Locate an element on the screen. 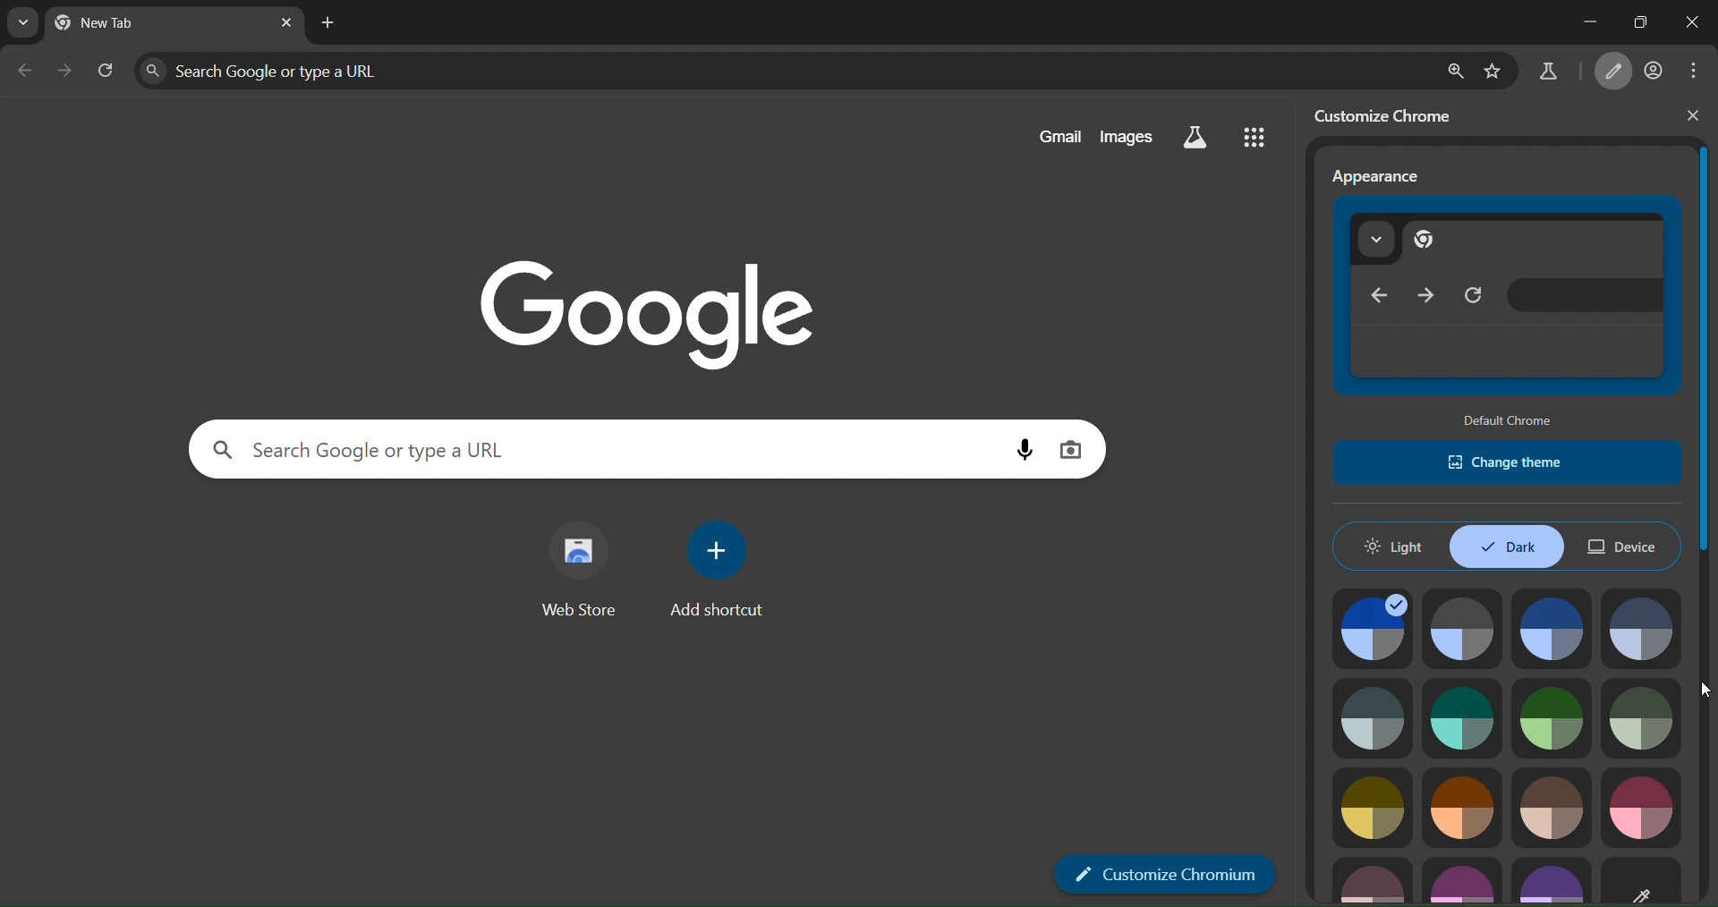 This screenshot has width=1718, height=907. theme is located at coordinates (1644, 624).